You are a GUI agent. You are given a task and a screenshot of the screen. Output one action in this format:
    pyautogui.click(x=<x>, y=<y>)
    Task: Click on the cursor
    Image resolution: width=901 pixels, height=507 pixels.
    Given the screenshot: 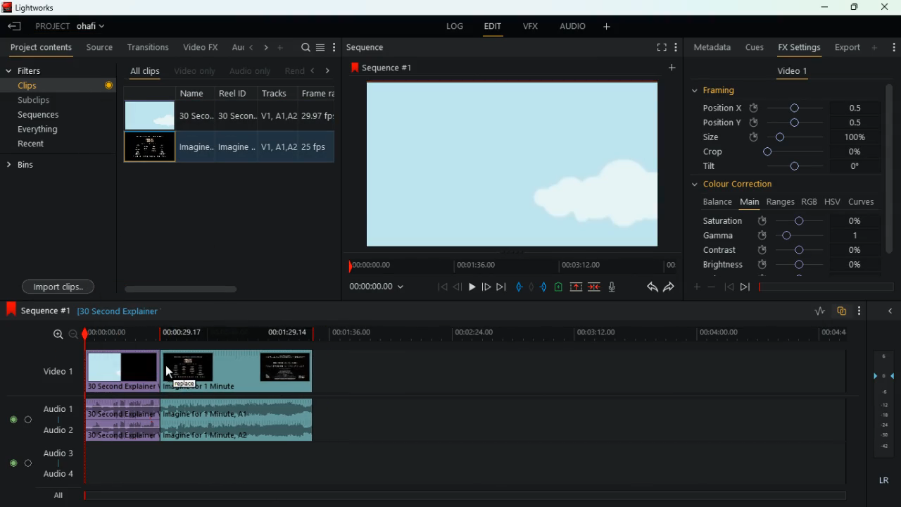 What is the action you would take?
    pyautogui.click(x=169, y=371)
    